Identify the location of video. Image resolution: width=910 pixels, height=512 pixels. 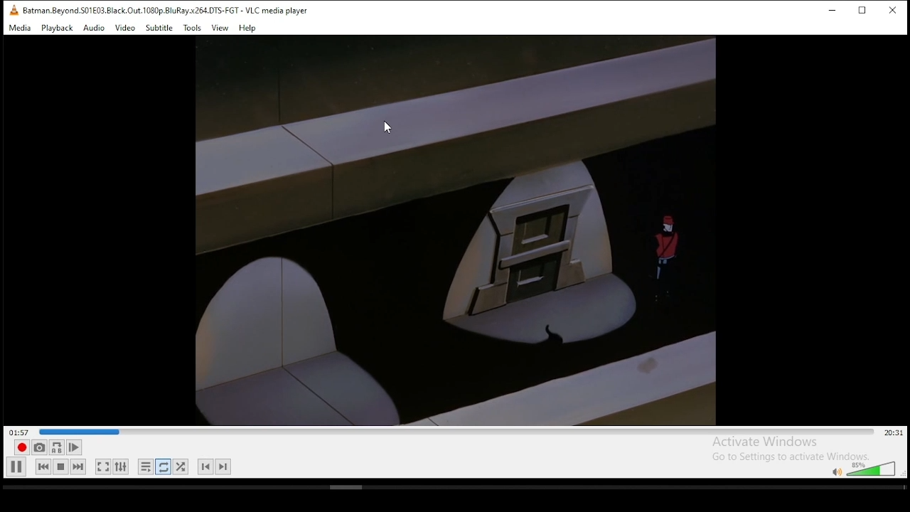
(125, 28).